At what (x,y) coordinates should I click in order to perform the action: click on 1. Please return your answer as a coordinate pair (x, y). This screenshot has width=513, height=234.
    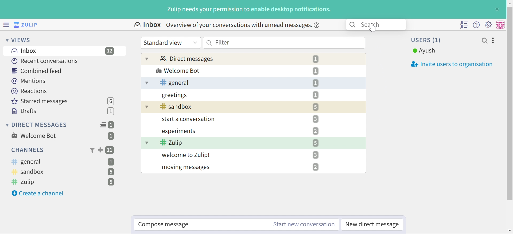
    Looking at the image, I should click on (111, 136).